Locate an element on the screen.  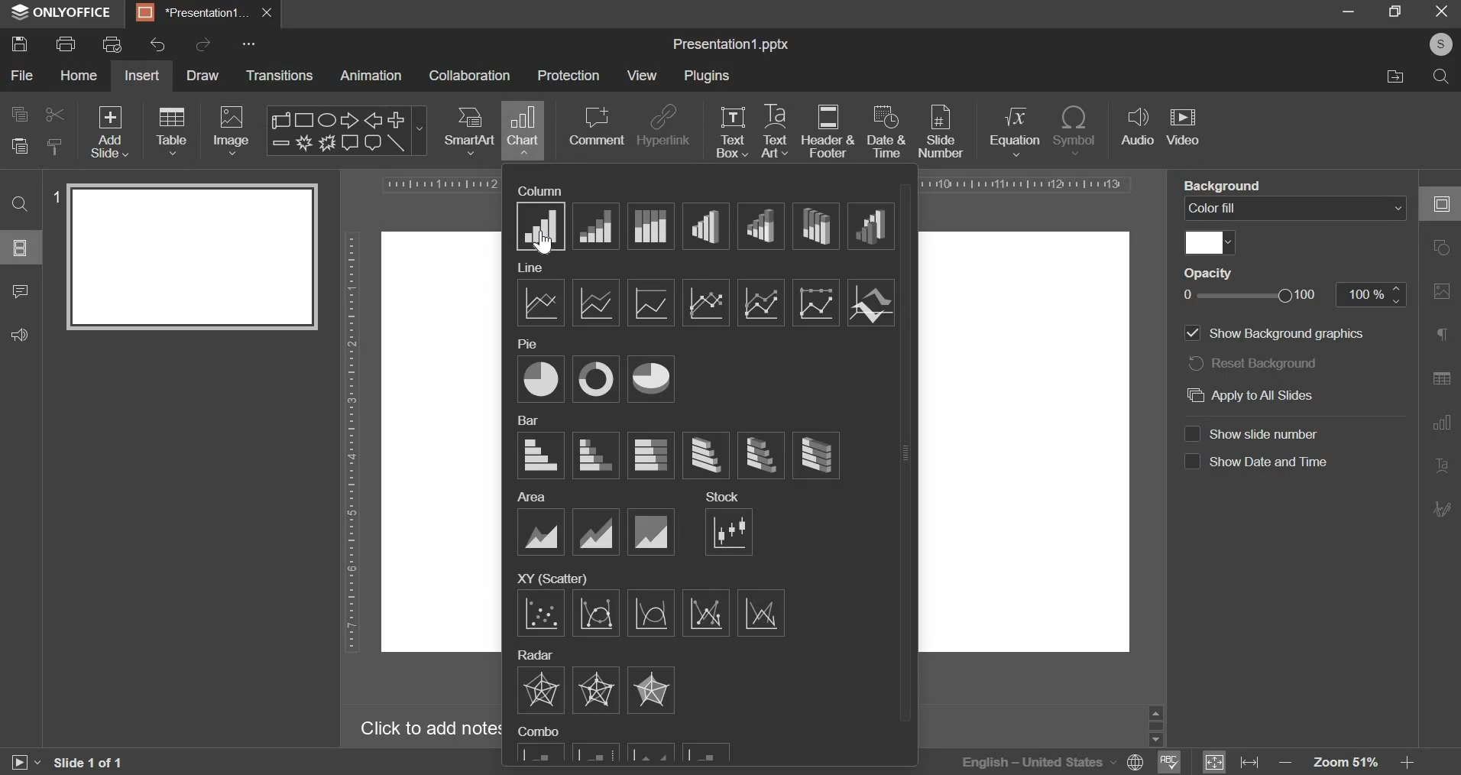
radar charts is located at coordinates (594, 688).